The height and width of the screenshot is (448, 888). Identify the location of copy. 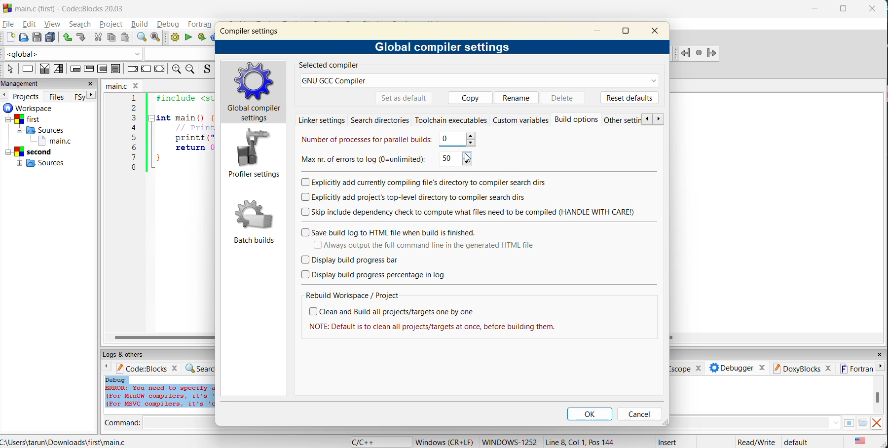
(471, 98).